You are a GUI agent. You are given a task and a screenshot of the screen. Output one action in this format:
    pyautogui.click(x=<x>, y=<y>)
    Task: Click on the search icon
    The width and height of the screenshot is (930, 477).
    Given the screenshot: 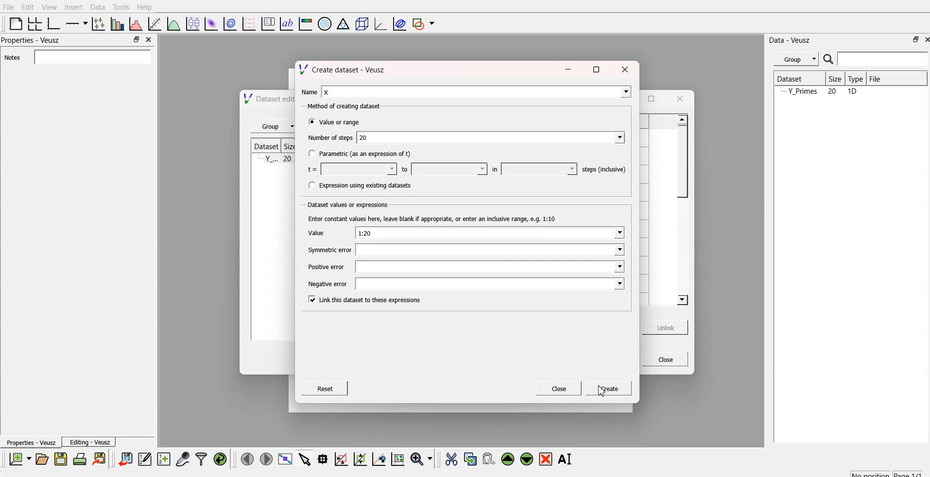 What is the action you would take?
    pyautogui.click(x=830, y=60)
    